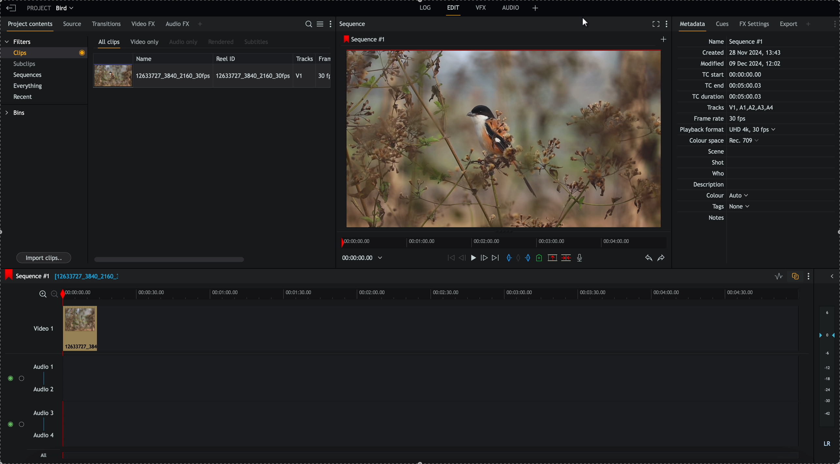 The height and width of the screenshot is (464, 840). Describe the element at coordinates (831, 275) in the screenshot. I see `show/hide full audio mix` at that location.